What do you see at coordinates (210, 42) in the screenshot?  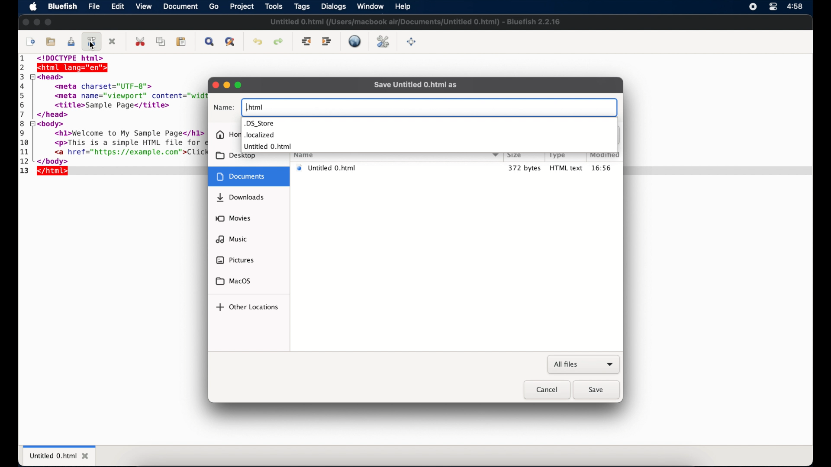 I see `show find bar` at bounding box center [210, 42].